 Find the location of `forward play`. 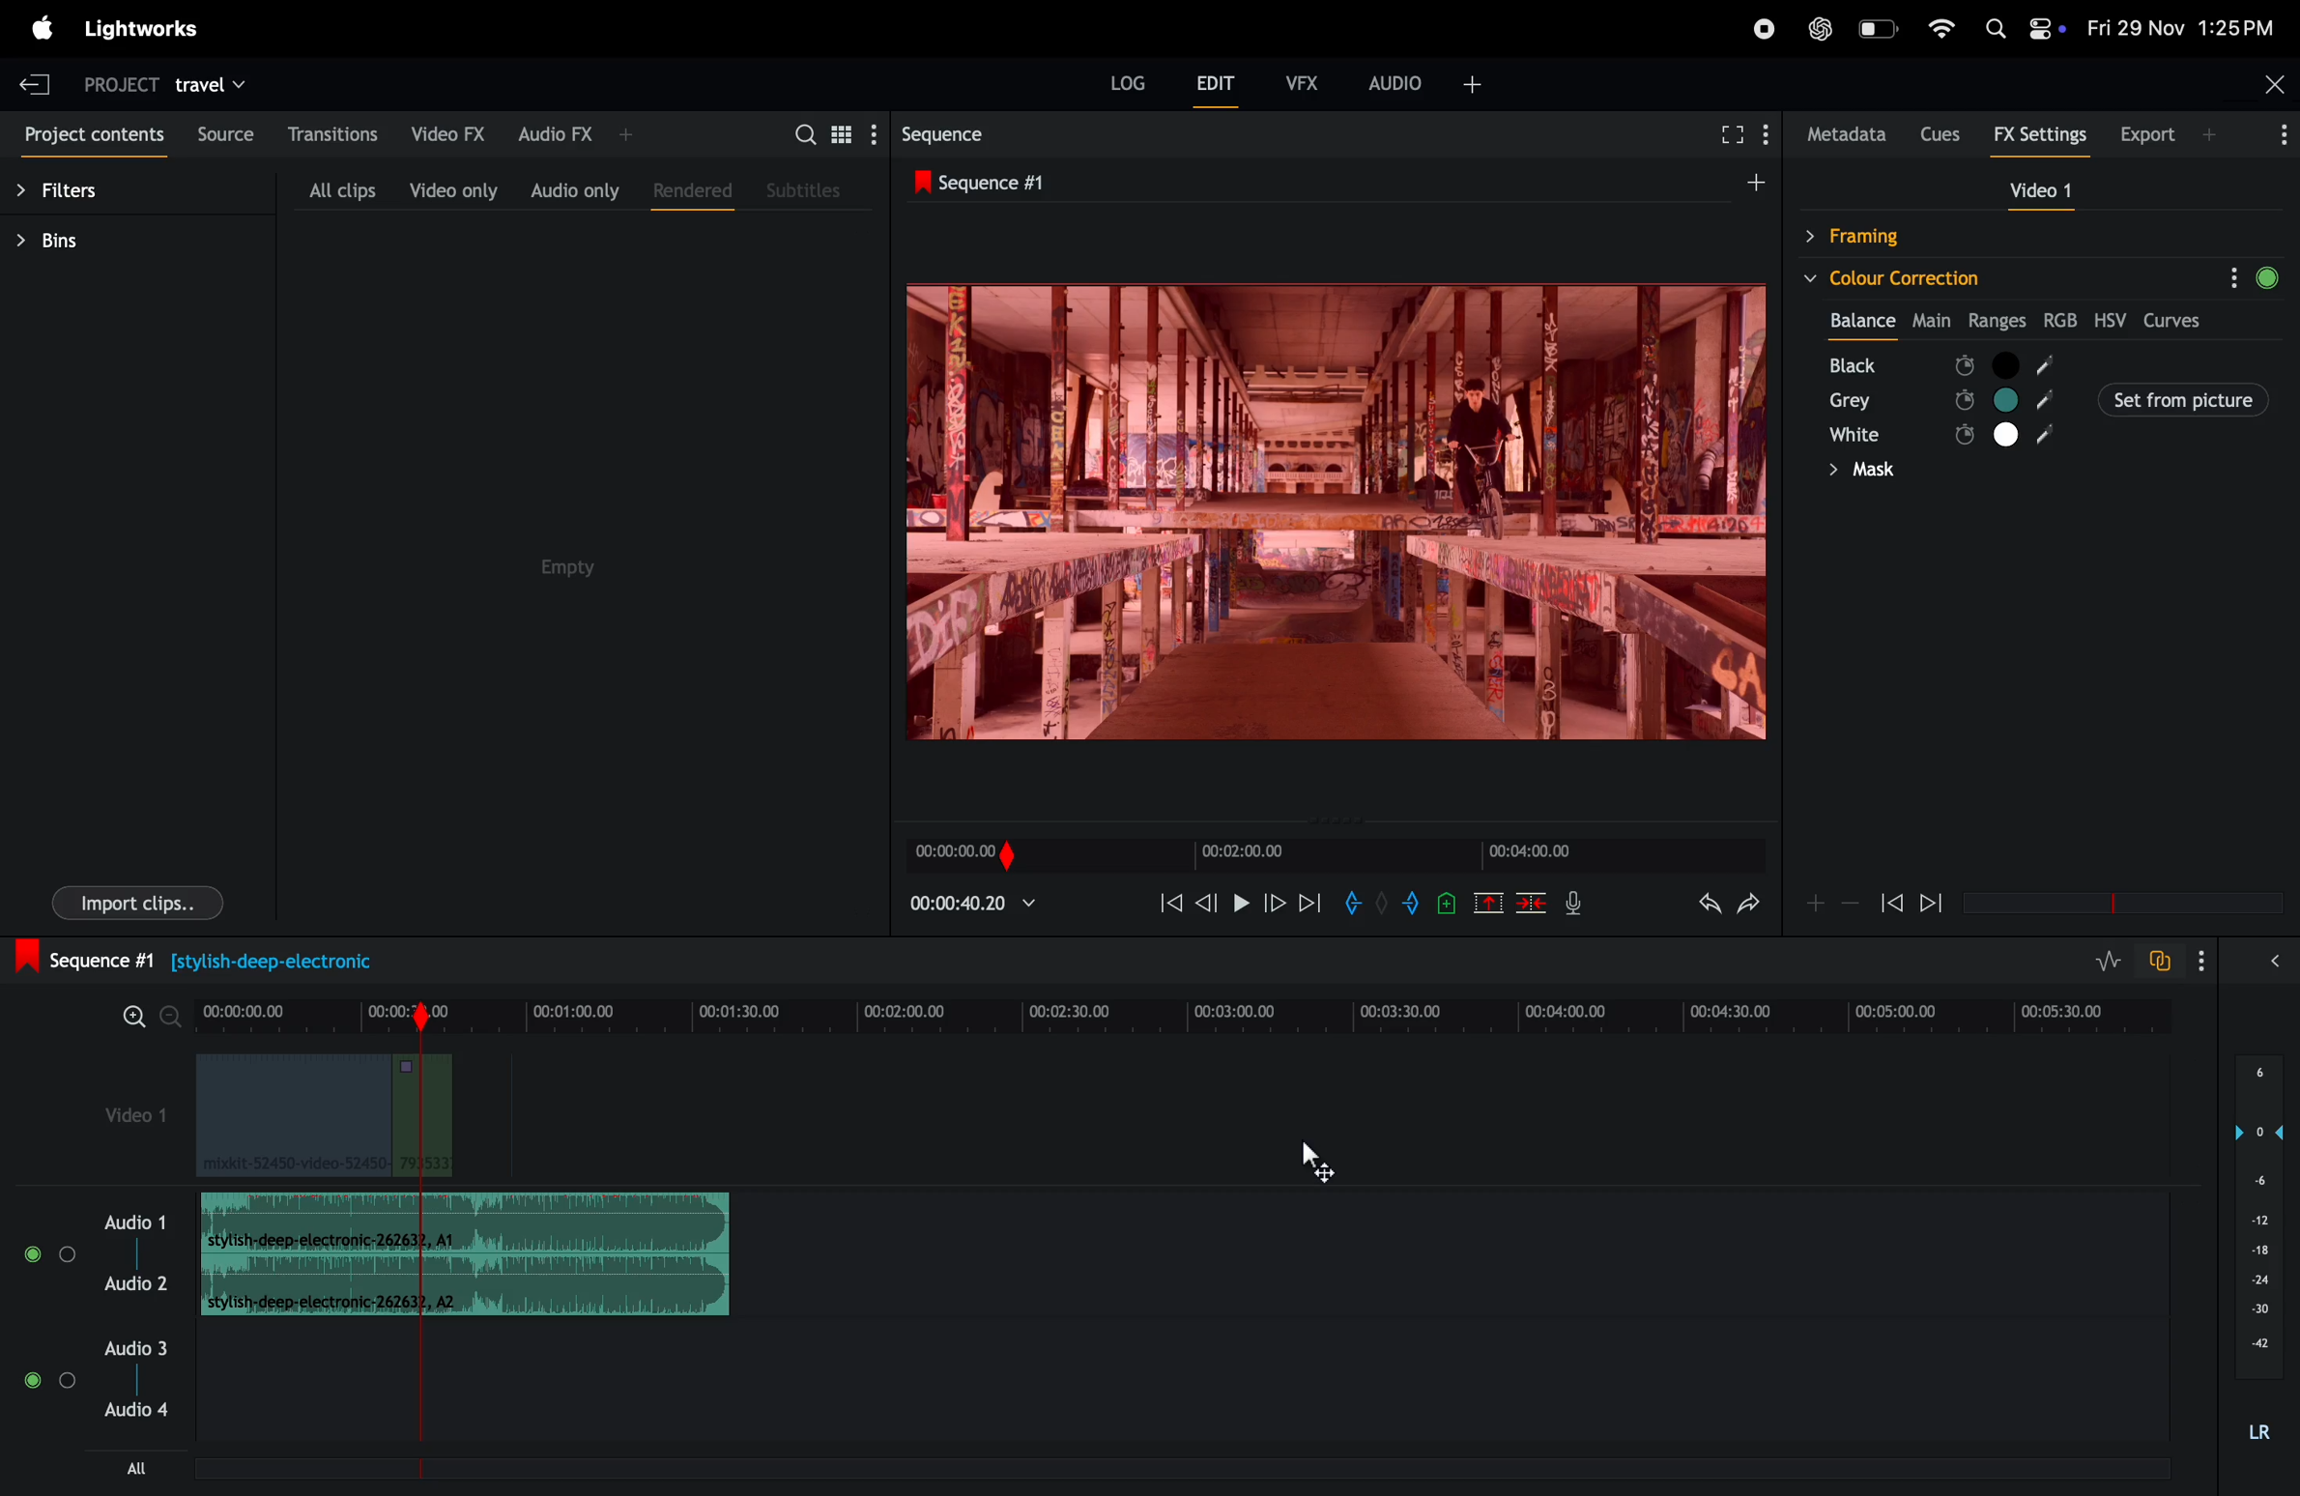

forward play is located at coordinates (1310, 906).